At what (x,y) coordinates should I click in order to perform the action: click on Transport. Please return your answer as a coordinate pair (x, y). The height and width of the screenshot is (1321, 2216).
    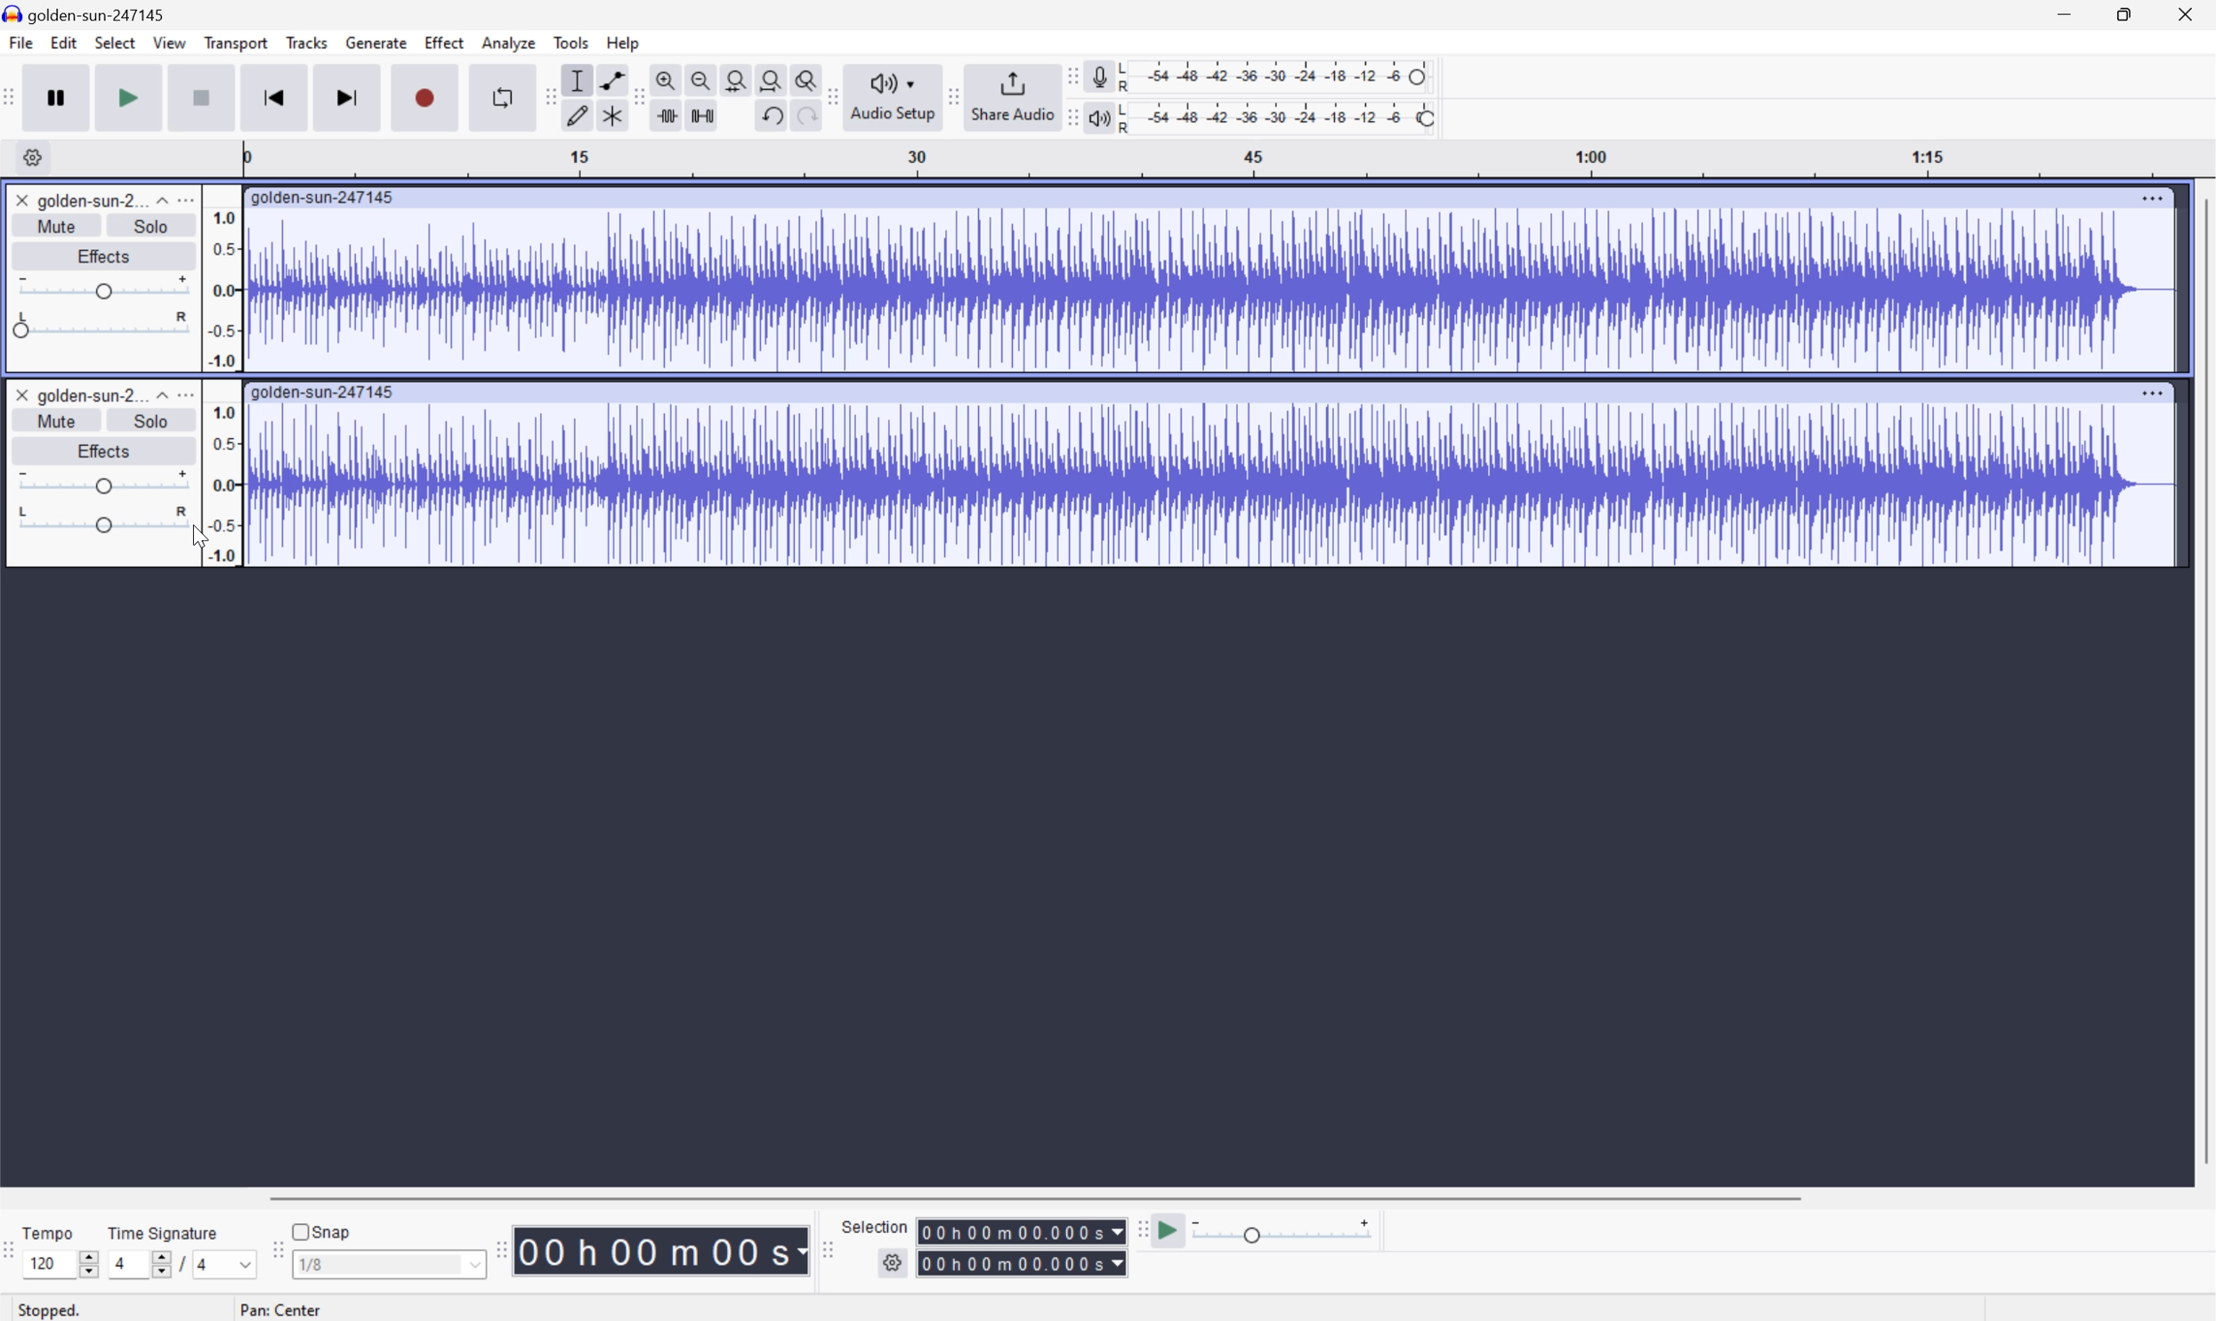
    Looking at the image, I should click on (237, 43).